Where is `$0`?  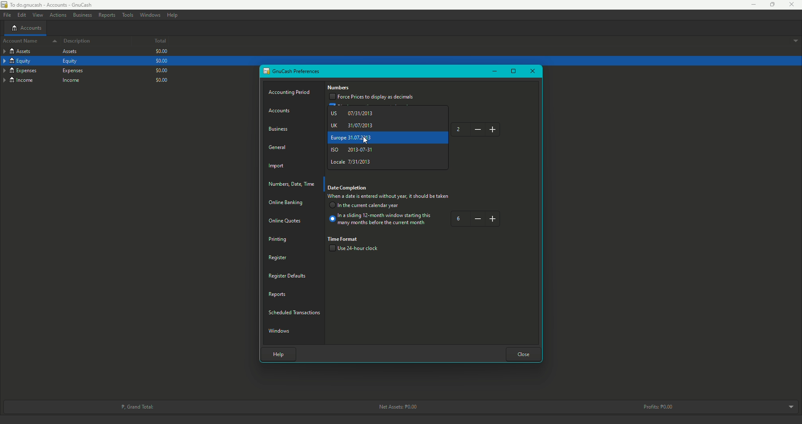
$0 is located at coordinates (161, 61).